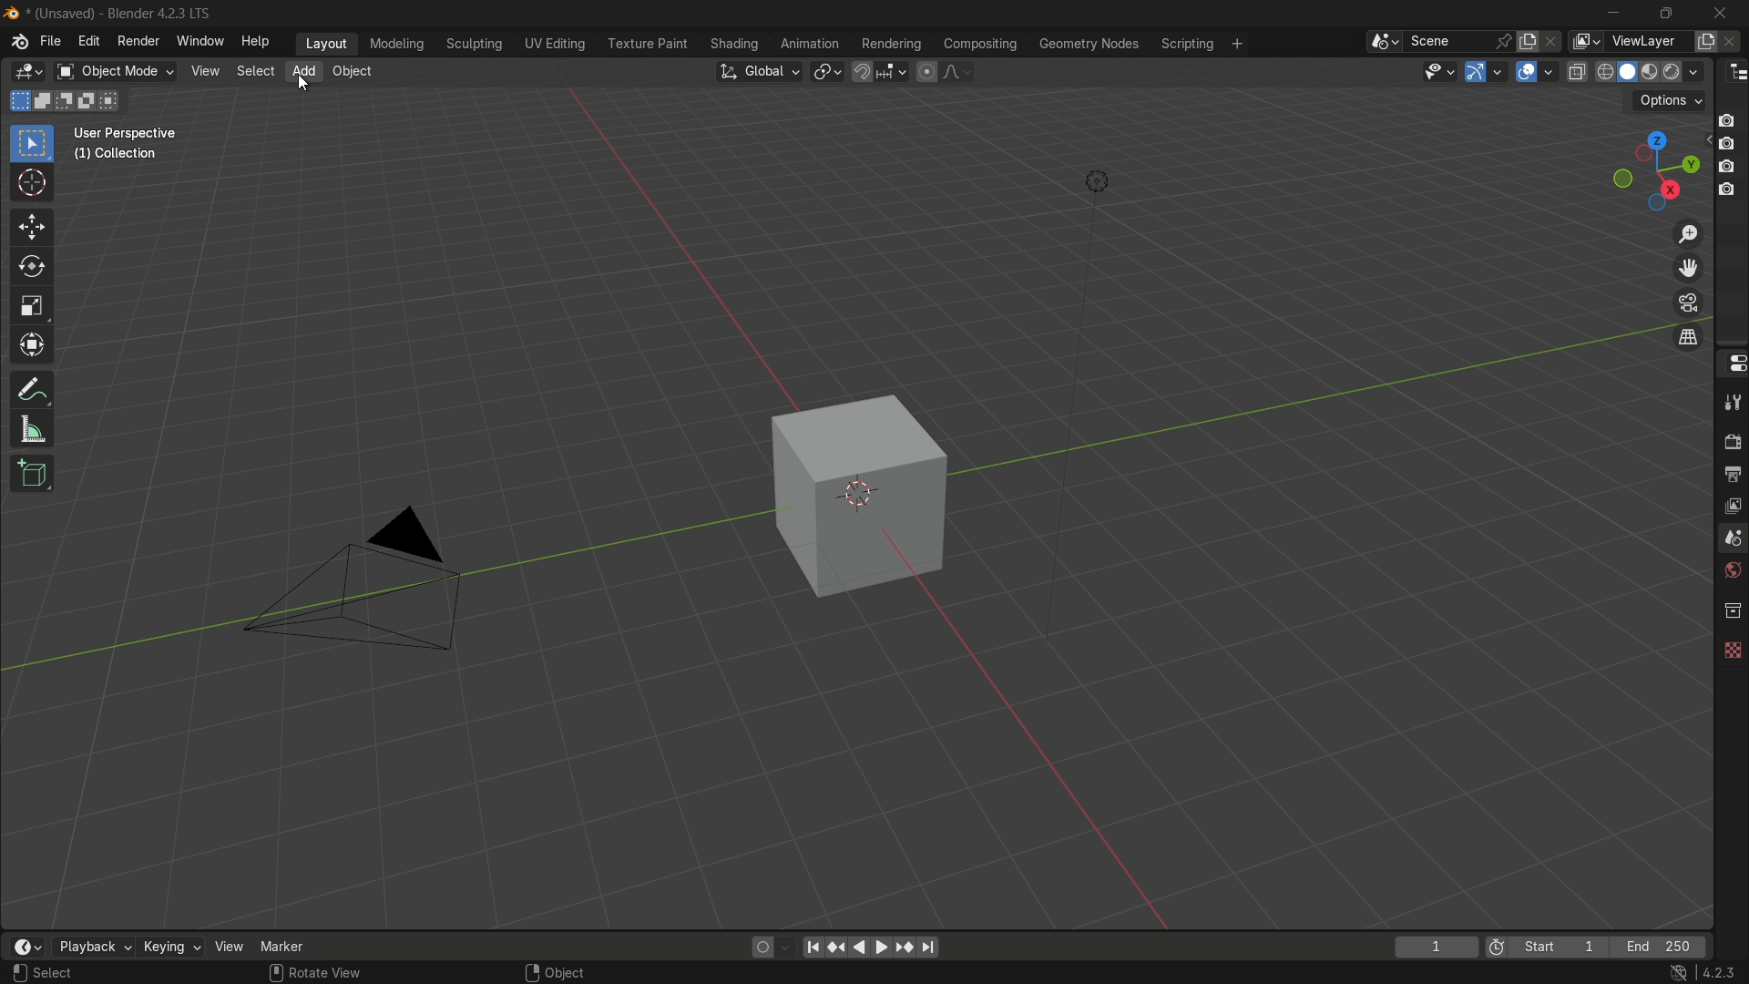 The image size is (1749, 984). What do you see at coordinates (314, 975) in the screenshot?
I see `rotate view` at bounding box center [314, 975].